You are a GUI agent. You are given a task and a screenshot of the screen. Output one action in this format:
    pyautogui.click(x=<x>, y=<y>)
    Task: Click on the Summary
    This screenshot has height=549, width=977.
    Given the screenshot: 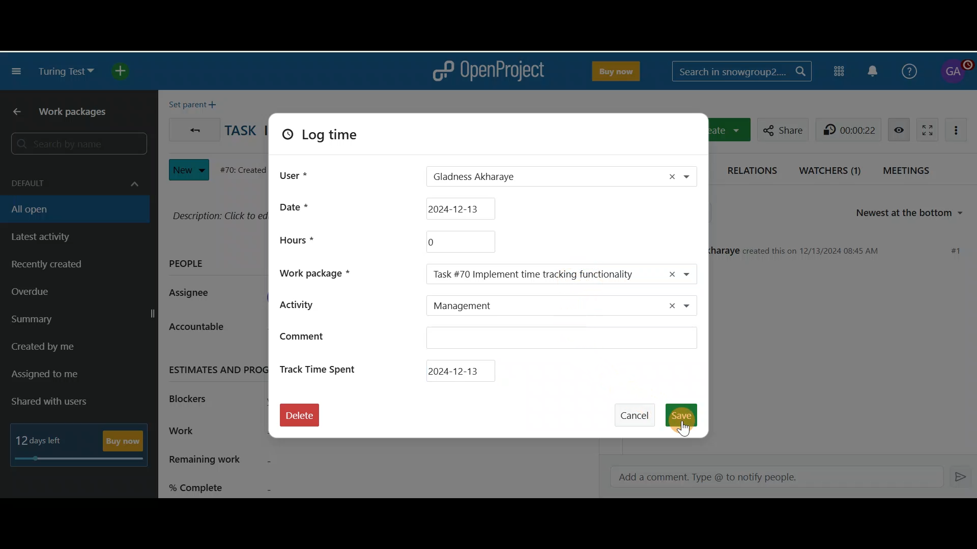 What is the action you would take?
    pyautogui.click(x=80, y=321)
    